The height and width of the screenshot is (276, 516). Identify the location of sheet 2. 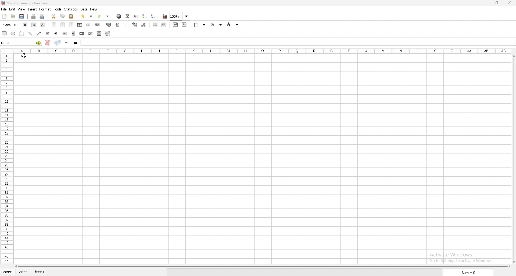
(24, 272).